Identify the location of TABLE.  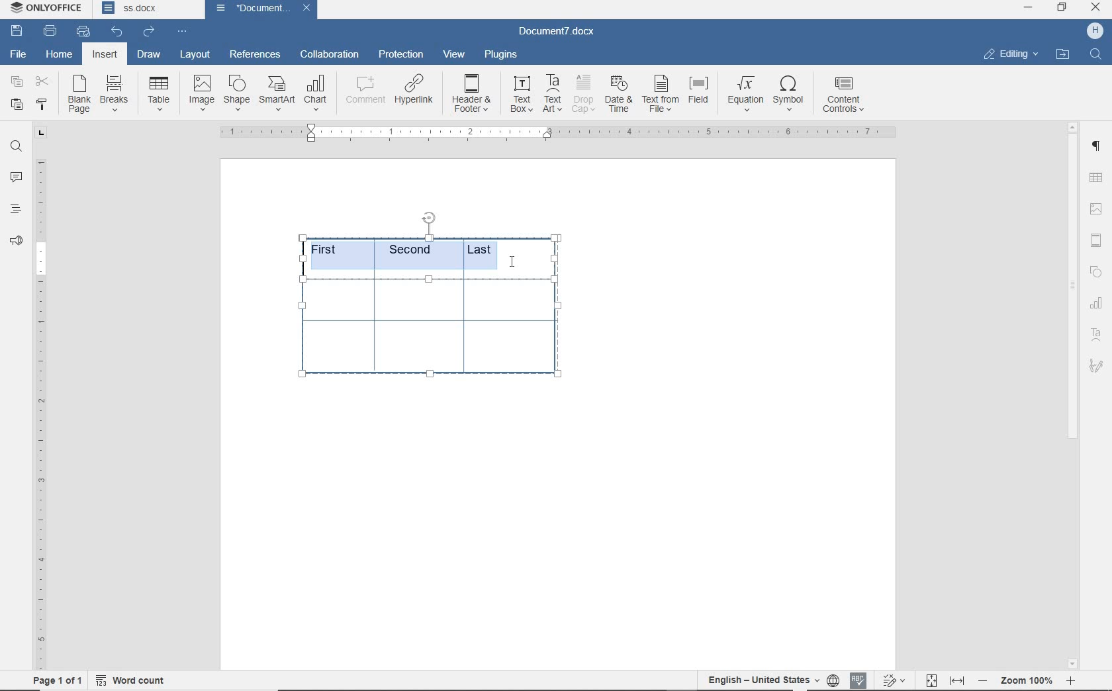
(1097, 304).